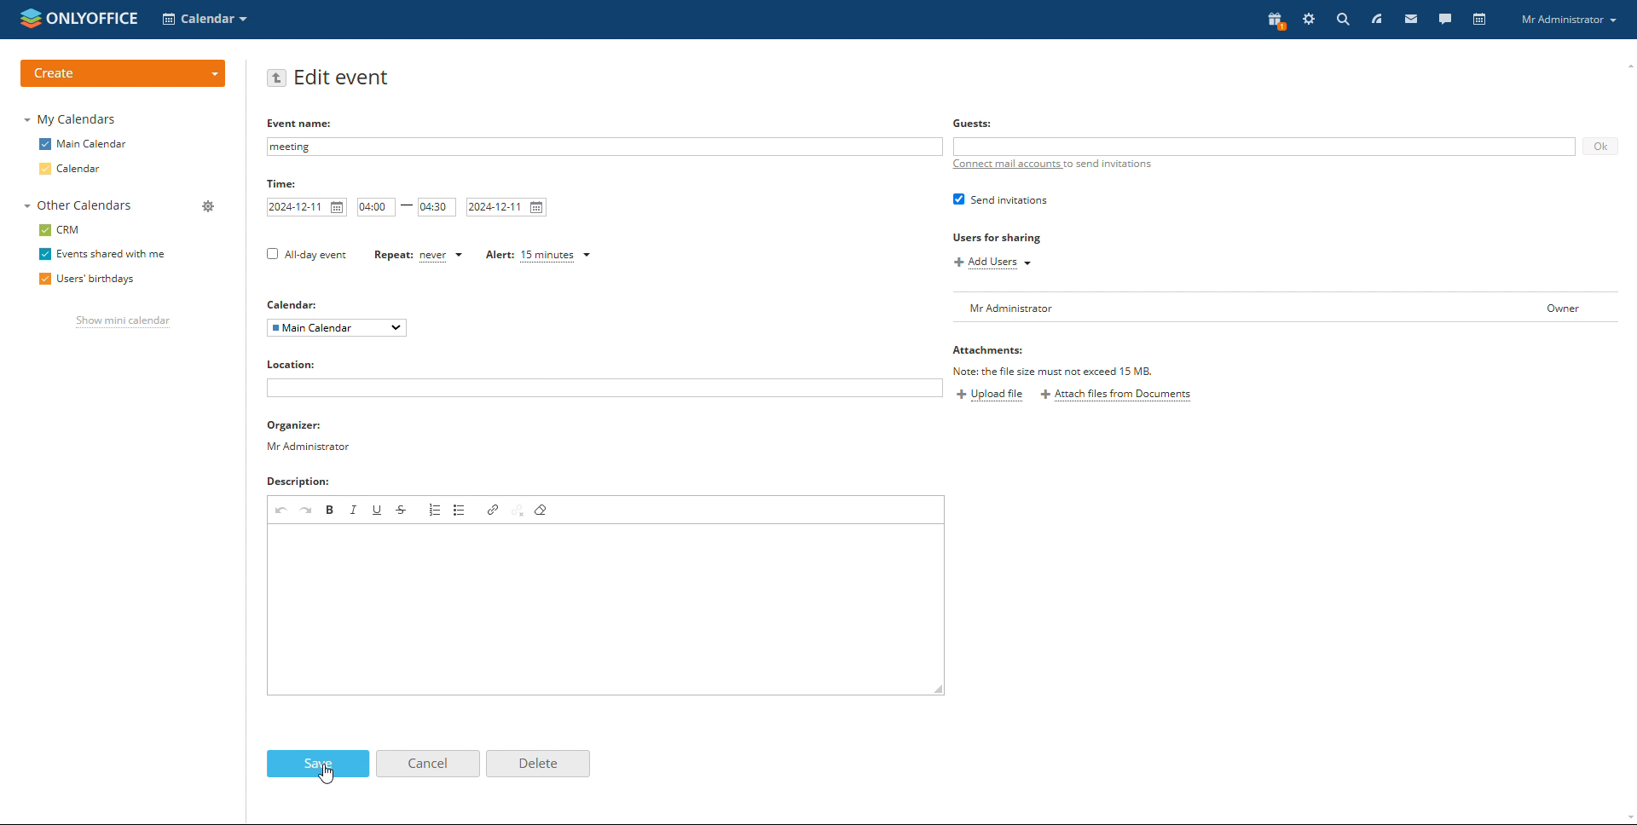  I want to click on onlyoffice logo, so click(32, 20).